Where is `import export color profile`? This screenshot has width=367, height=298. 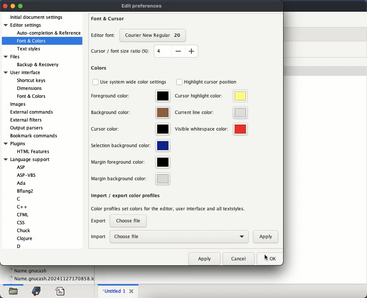 import export color profile is located at coordinates (170, 203).